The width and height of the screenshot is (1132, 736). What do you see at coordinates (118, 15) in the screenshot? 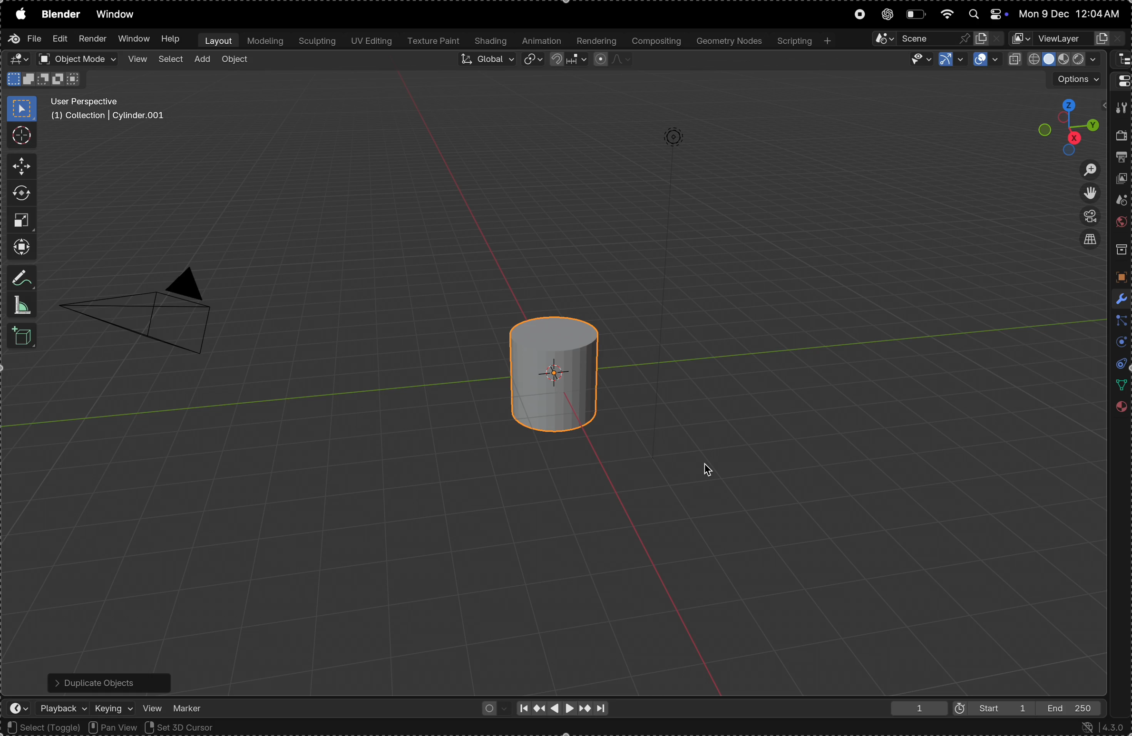
I see `Window` at bounding box center [118, 15].